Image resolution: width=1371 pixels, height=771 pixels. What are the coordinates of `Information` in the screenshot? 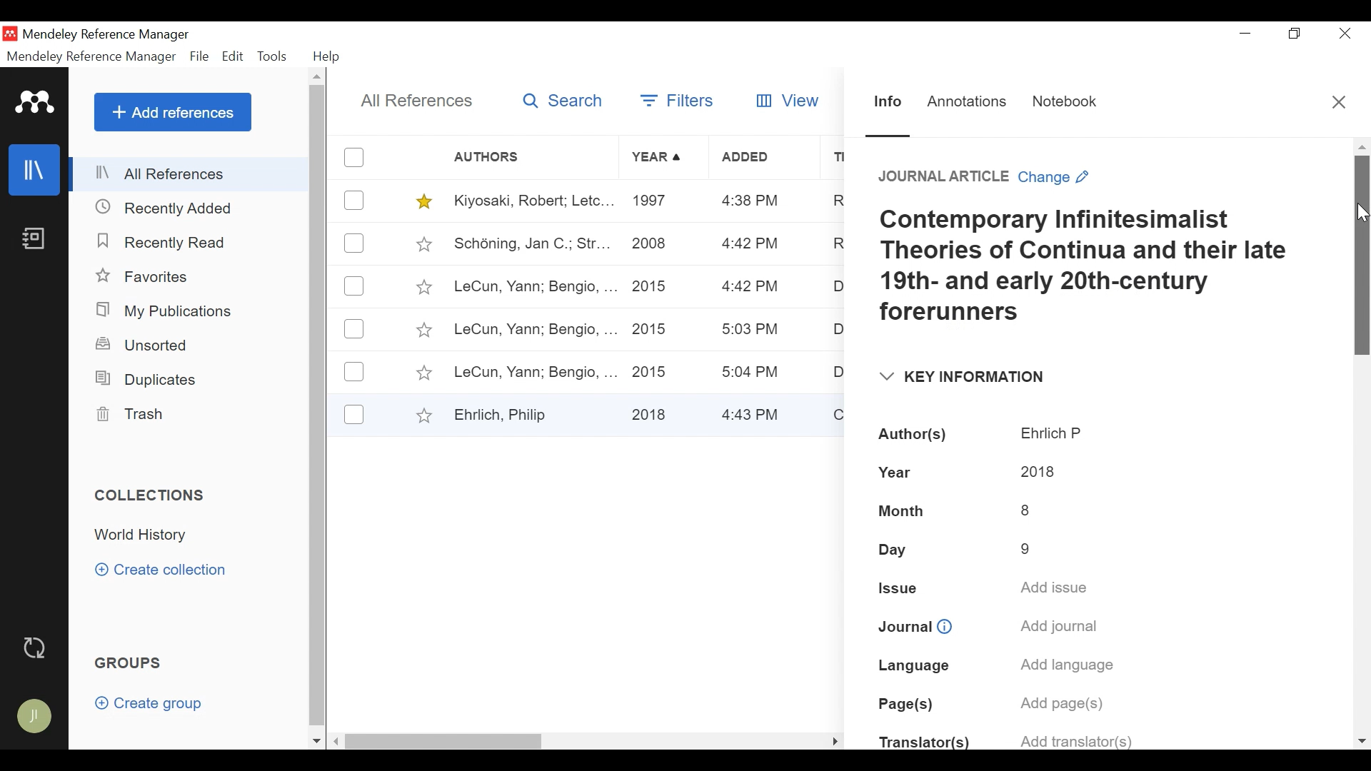 It's located at (888, 106).